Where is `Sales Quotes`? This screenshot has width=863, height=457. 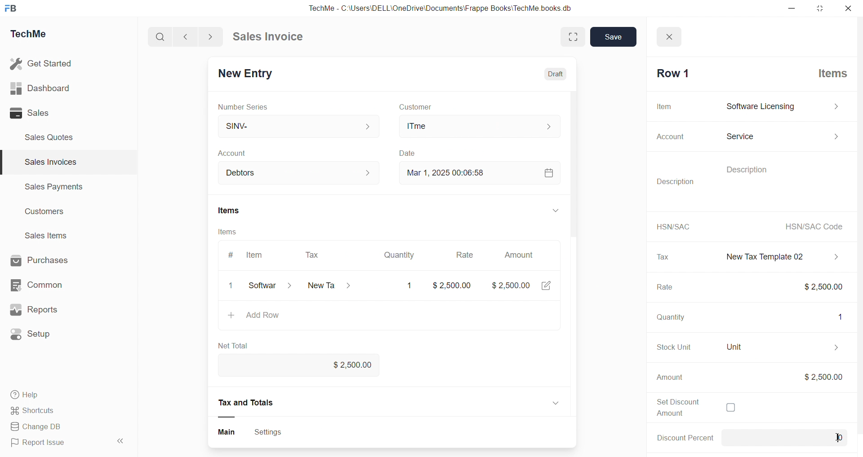 Sales Quotes is located at coordinates (53, 137).